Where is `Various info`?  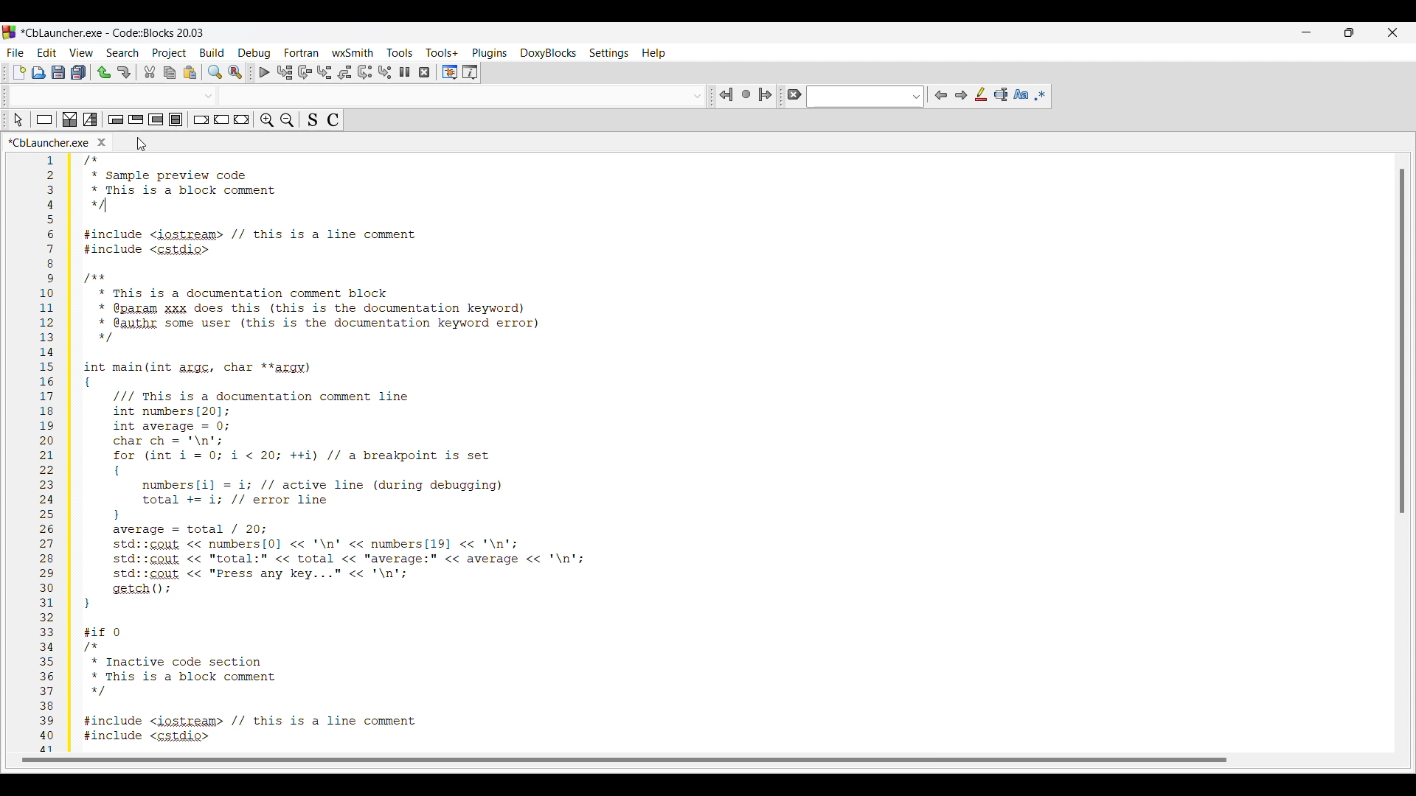 Various info is located at coordinates (470, 71).